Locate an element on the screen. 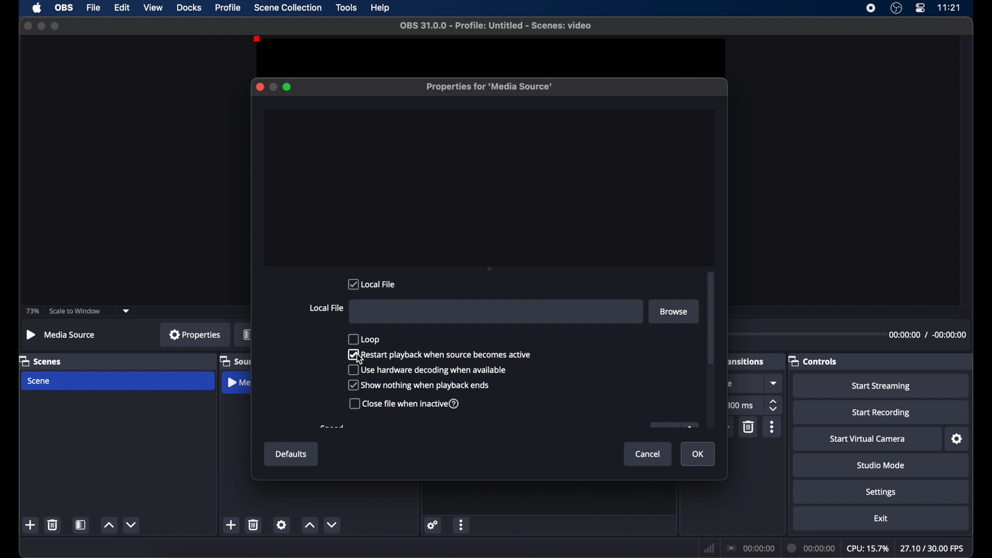 The width and height of the screenshot is (992, 558). maximize is located at coordinates (287, 87).